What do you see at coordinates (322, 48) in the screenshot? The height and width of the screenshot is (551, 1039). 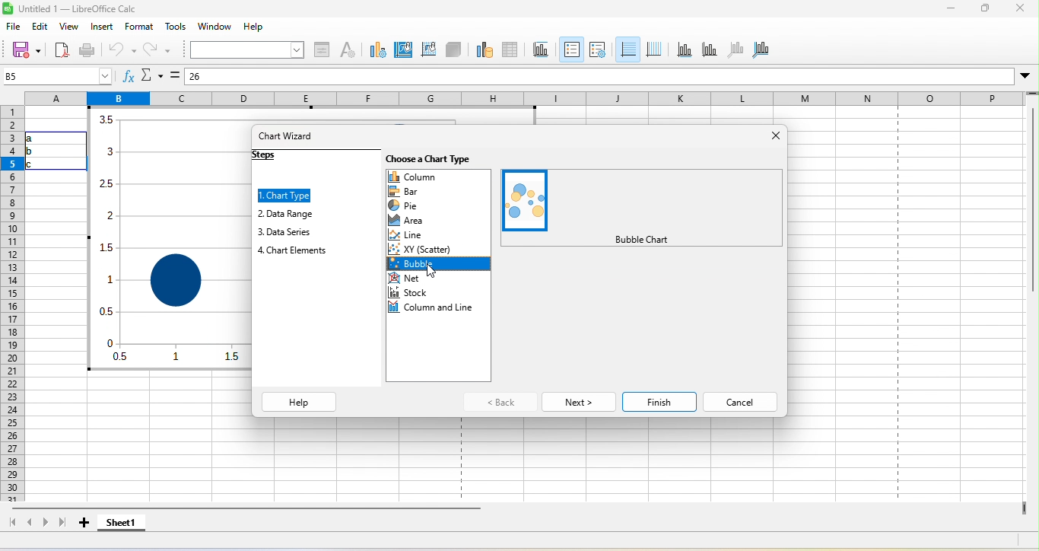 I see `format selection` at bounding box center [322, 48].